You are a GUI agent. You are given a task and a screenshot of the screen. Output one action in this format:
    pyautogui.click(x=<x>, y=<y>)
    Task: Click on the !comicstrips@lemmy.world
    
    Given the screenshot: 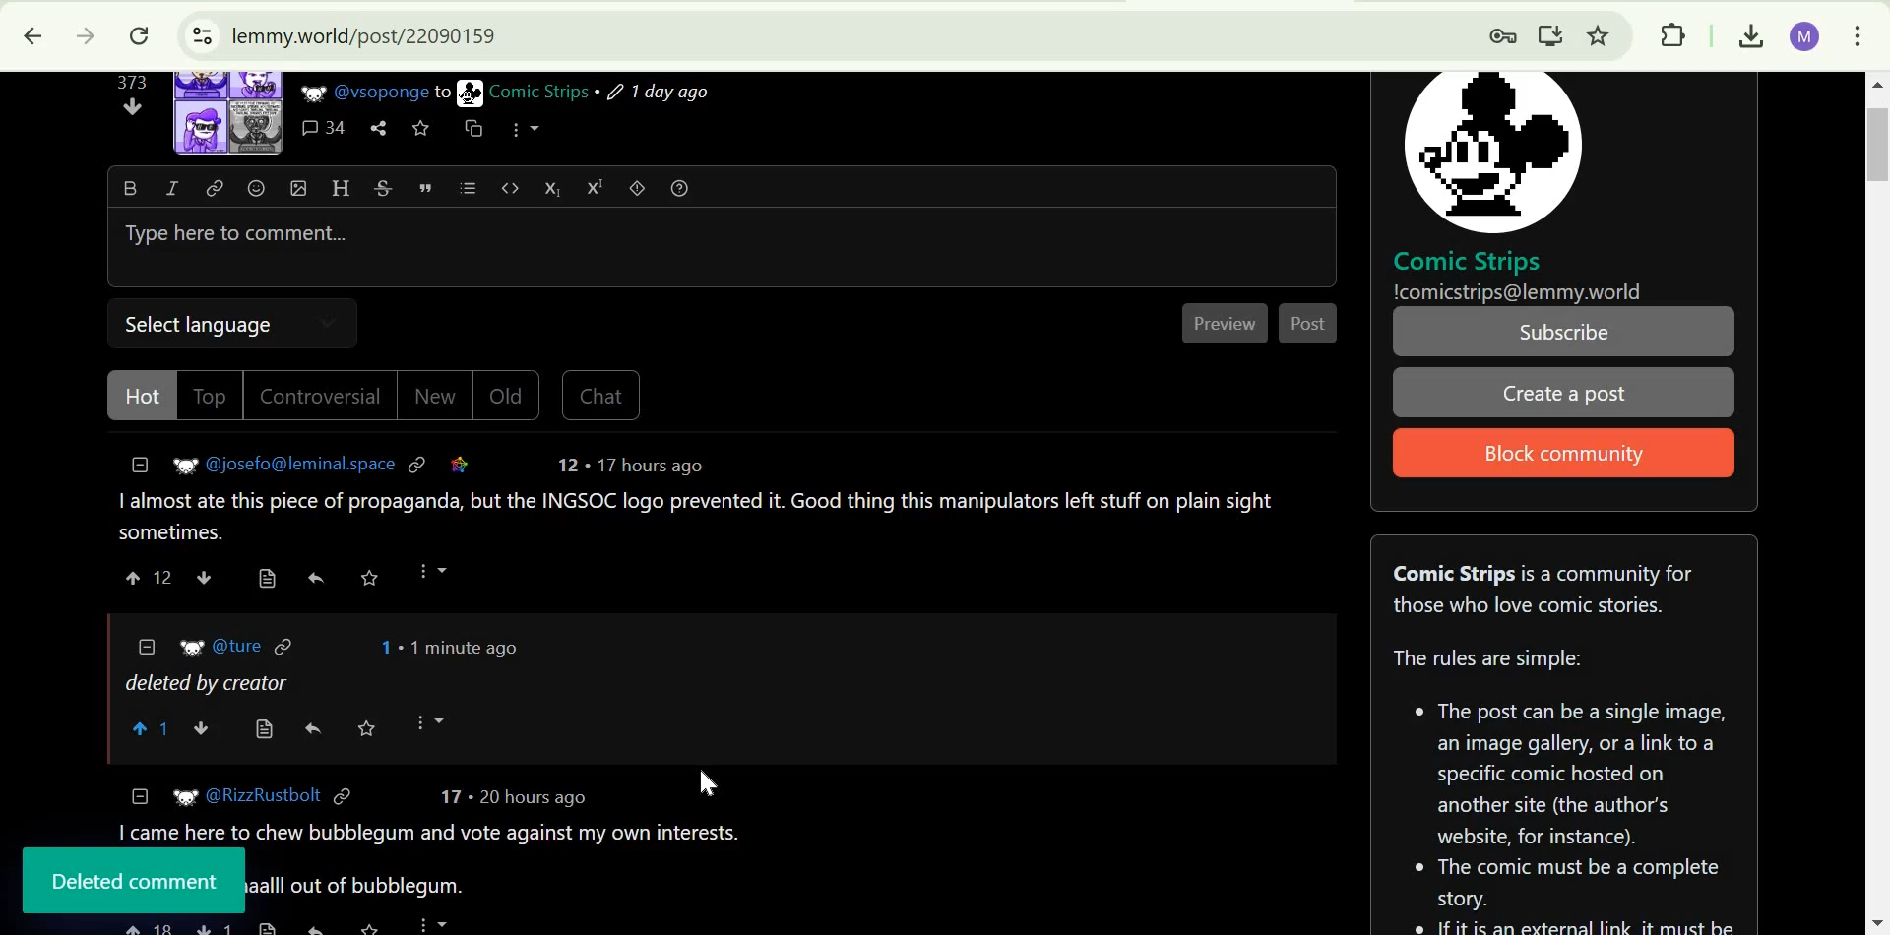 What is the action you would take?
    pyautogui.click(x=1519, y=292)
    